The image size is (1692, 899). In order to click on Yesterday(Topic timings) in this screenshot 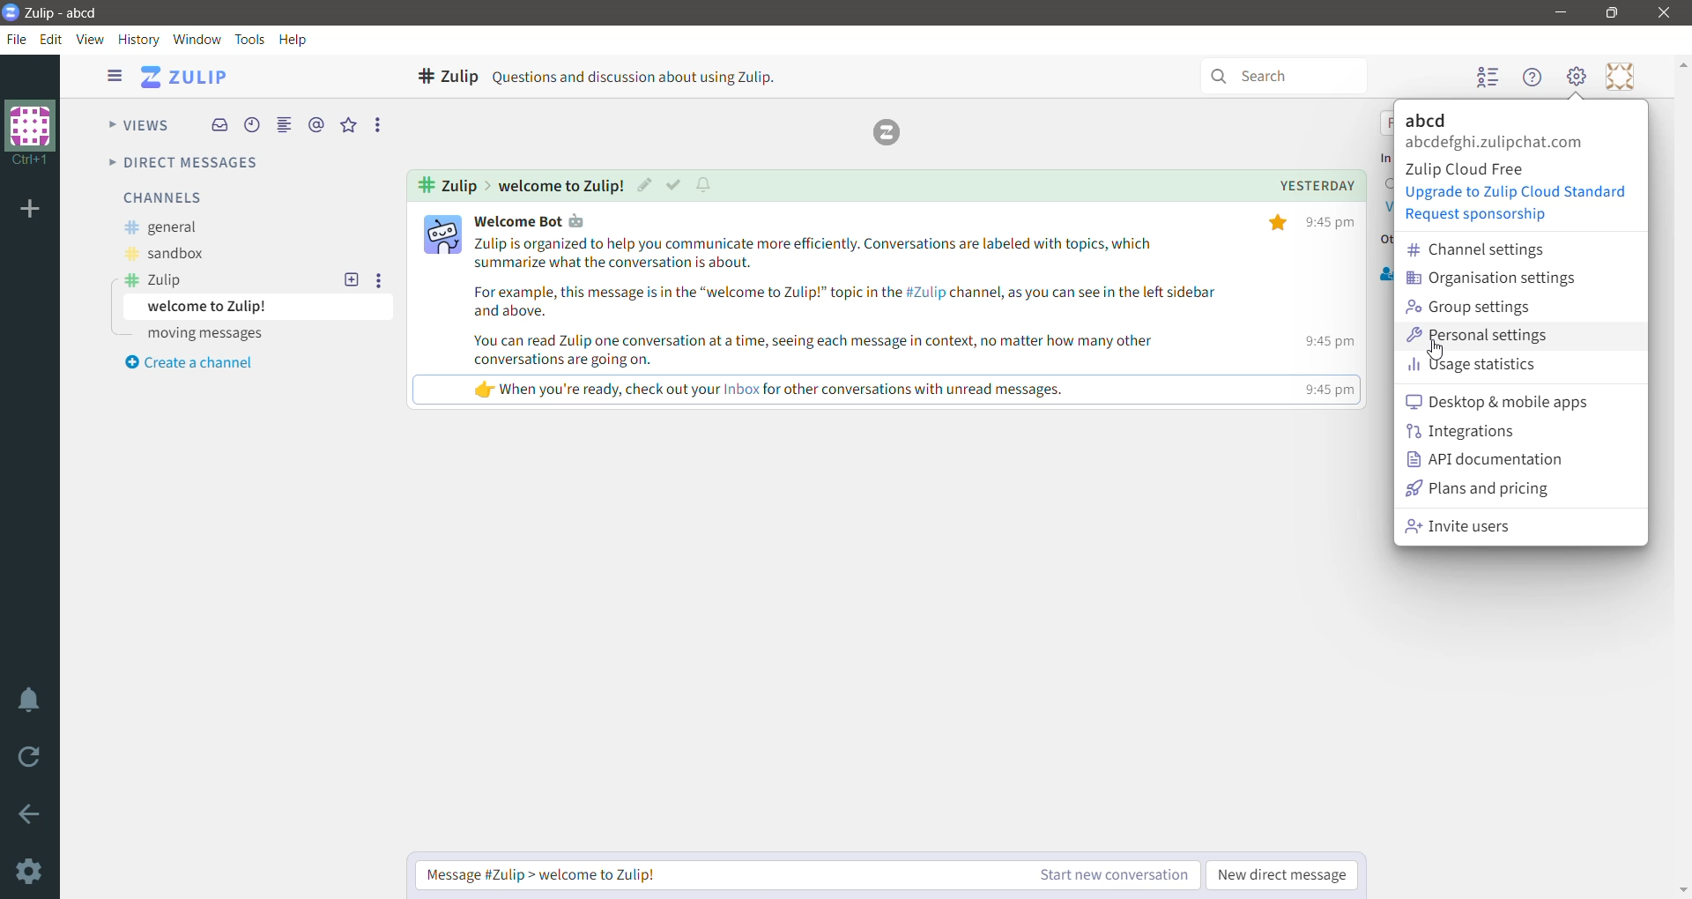, I will do `click(1320, 186)`.